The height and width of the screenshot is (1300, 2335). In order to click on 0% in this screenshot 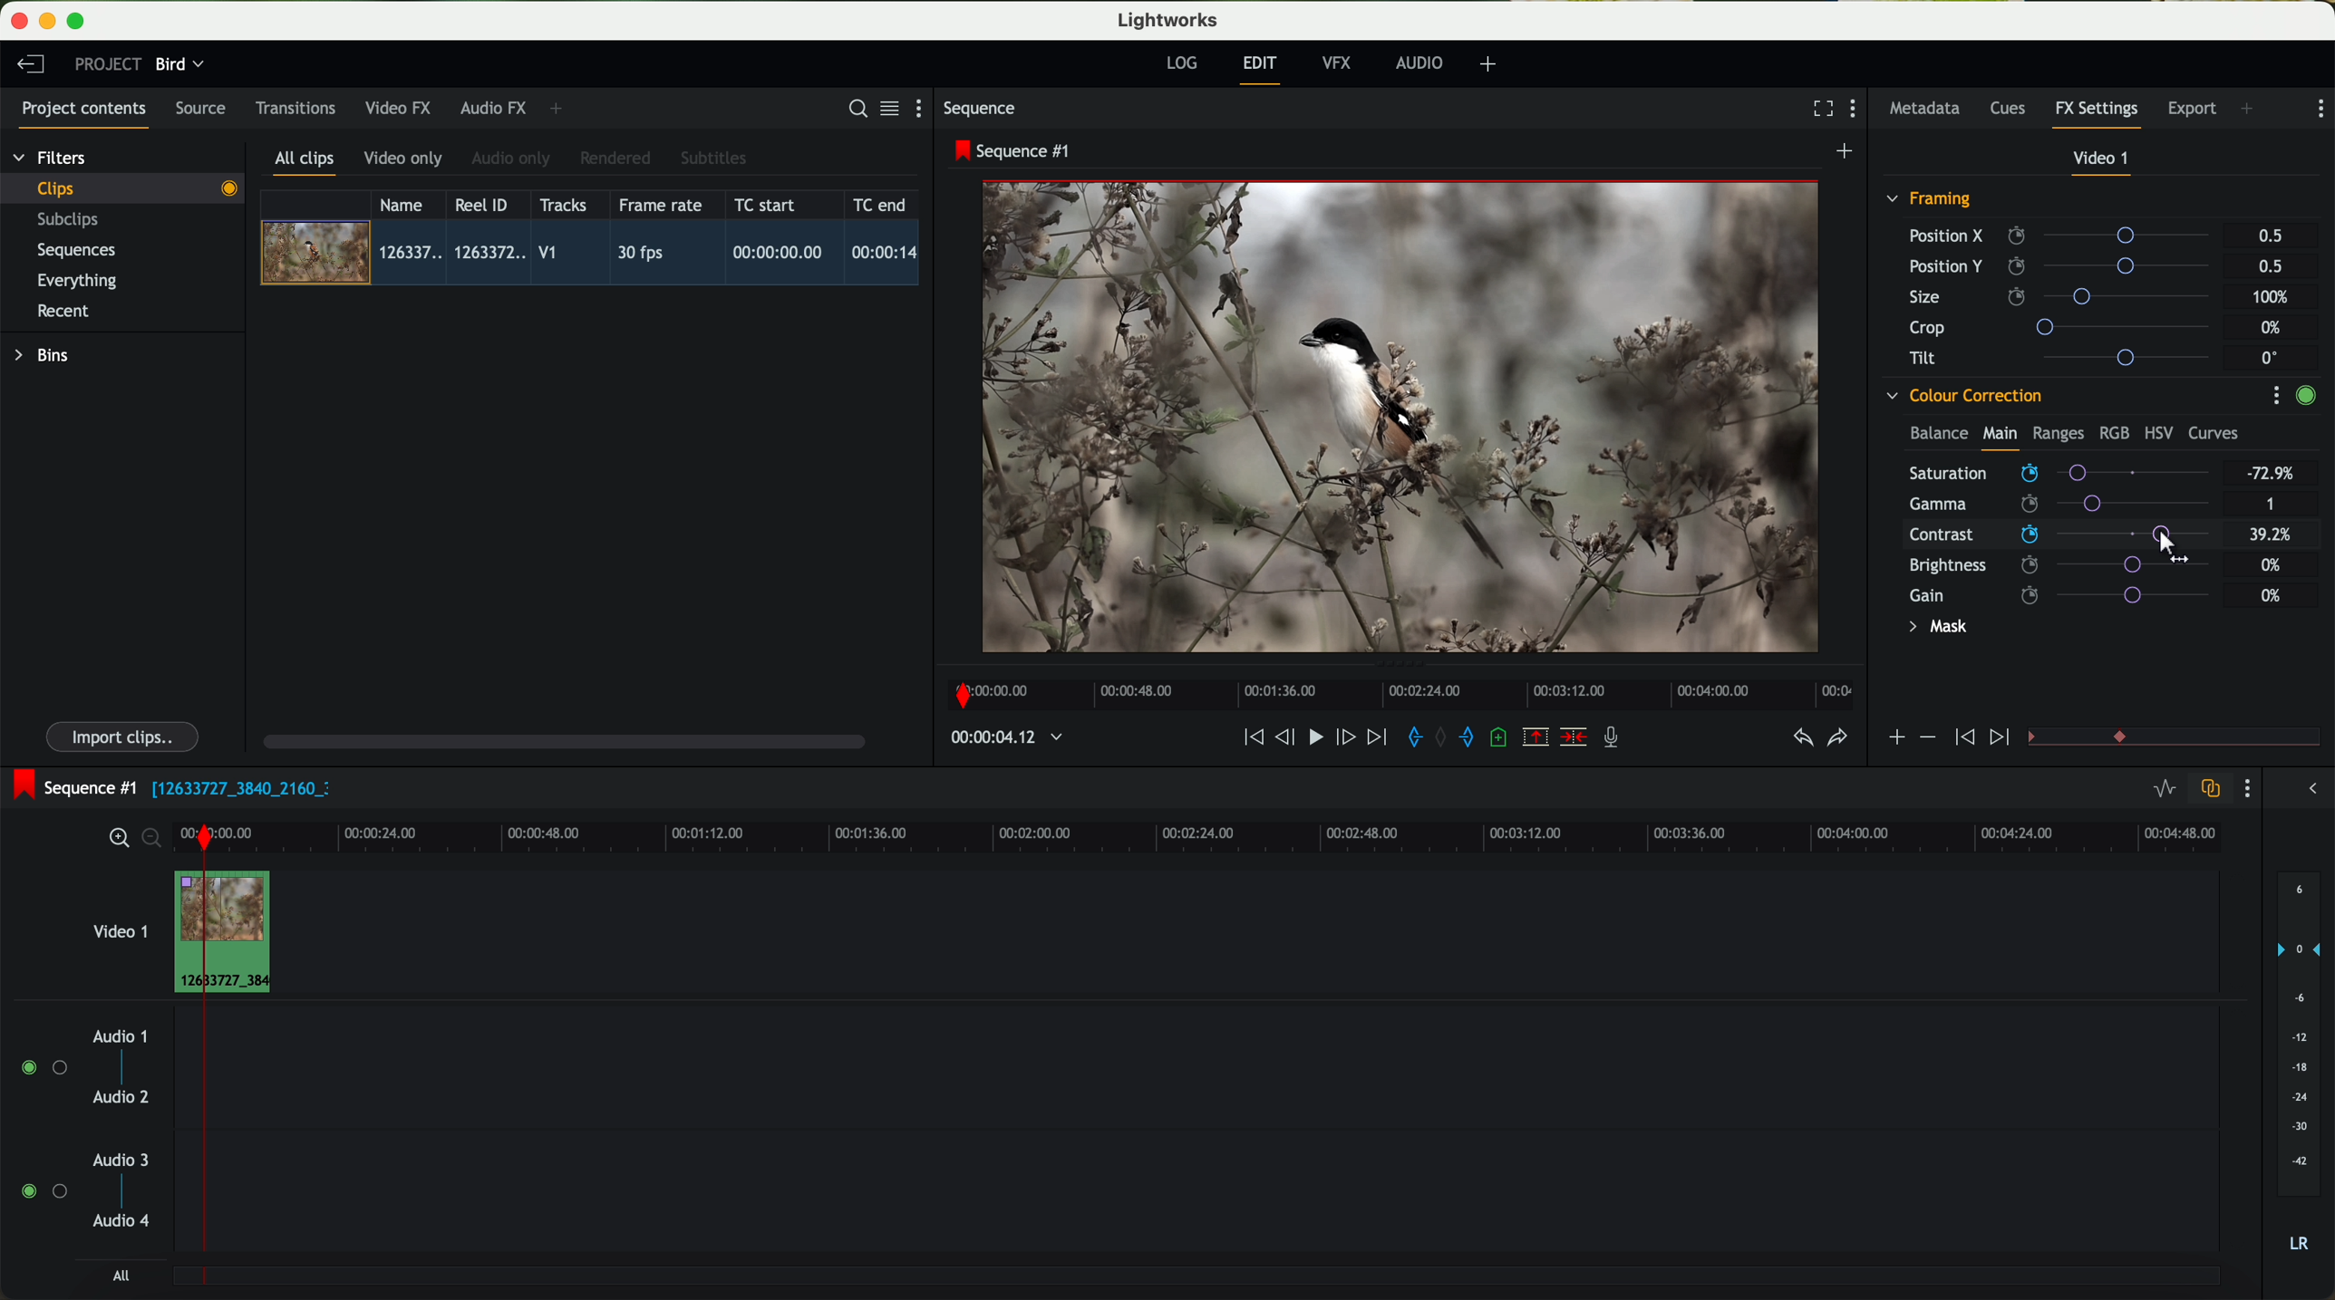, I will do `click(2273, 328)`.